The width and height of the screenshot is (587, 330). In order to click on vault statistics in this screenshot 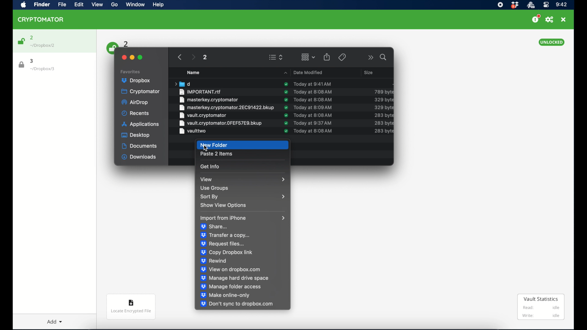, I will do `click(541, 307)`.